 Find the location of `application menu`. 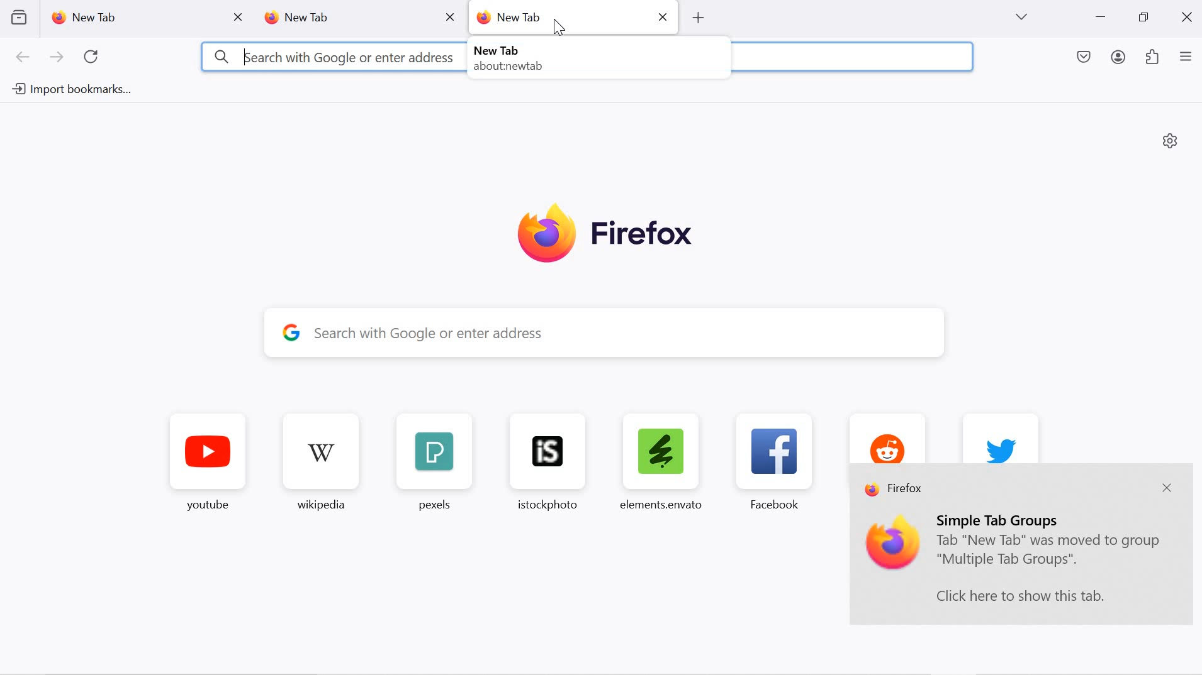

application menu is located at coordinates (1186, 58).